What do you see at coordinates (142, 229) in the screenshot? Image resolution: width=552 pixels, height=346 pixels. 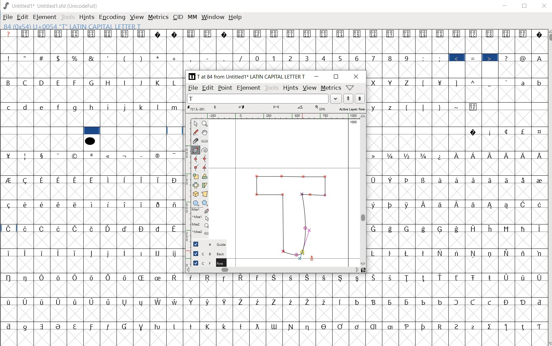 I see `Symbol` at bounding box center [142, 229].